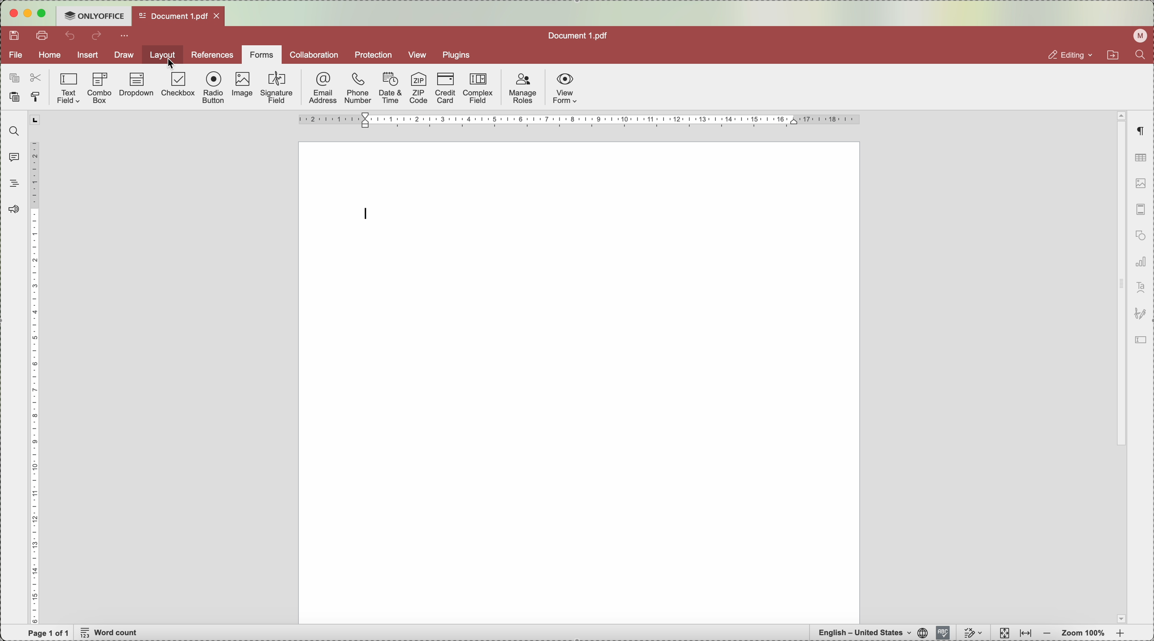  I want to click on phone number, so click(357, 89).